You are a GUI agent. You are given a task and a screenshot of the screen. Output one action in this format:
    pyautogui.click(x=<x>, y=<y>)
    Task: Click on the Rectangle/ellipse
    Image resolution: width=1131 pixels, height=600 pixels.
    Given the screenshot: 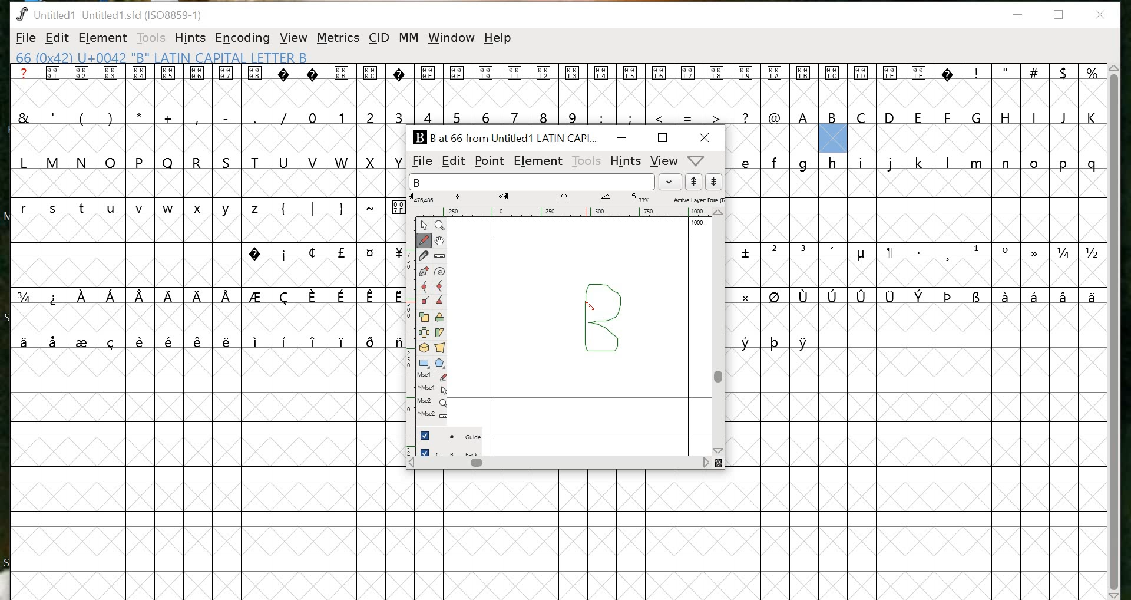 What is the action you would take?
    pyautogui.click(x=425, y=364)
    